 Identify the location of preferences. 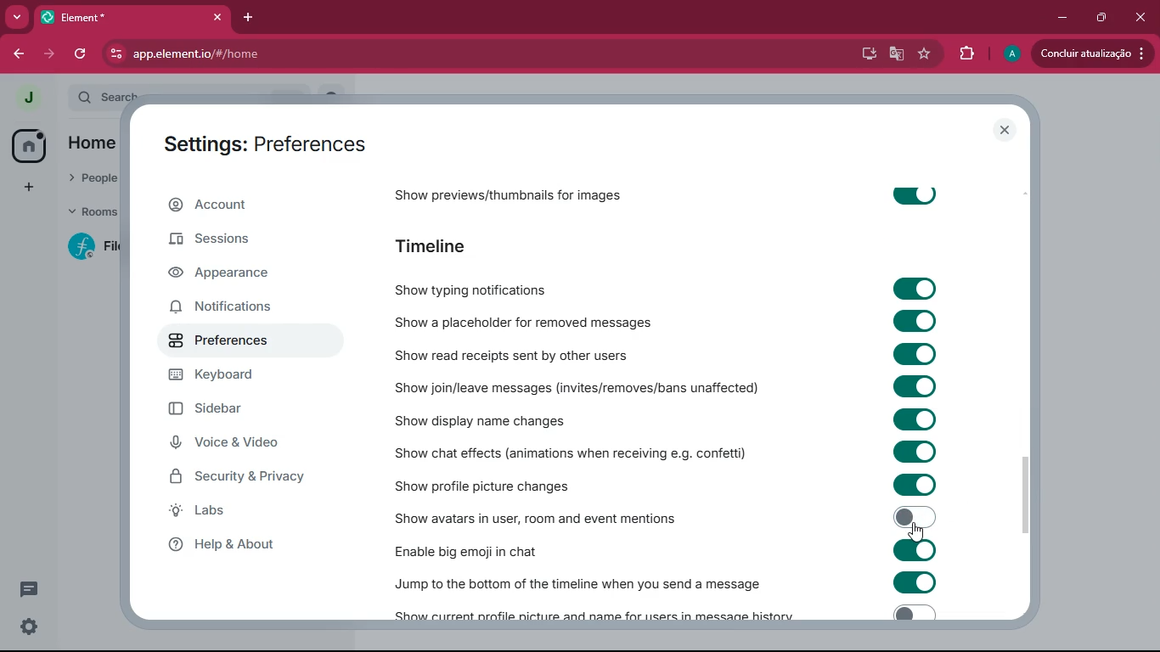
(222, 342).